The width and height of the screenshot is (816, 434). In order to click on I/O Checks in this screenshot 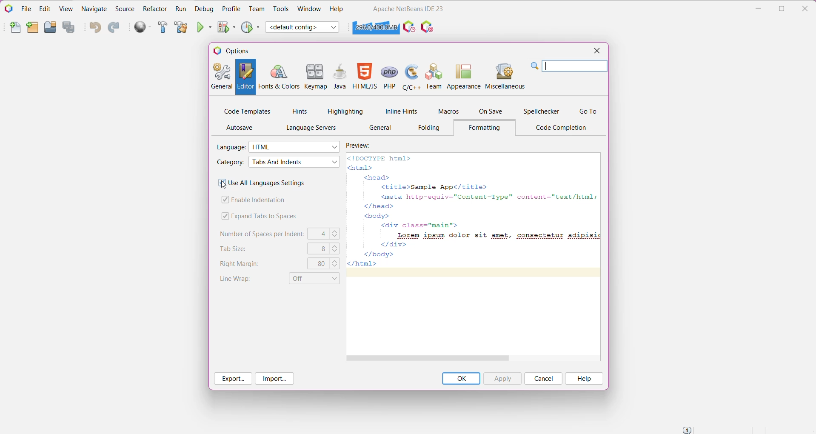, I will do `click(428, 26)`.